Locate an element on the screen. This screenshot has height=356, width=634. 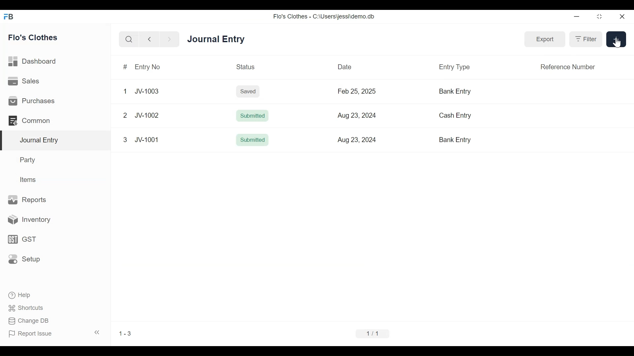
Cursor is located at coordinates (617, 43).